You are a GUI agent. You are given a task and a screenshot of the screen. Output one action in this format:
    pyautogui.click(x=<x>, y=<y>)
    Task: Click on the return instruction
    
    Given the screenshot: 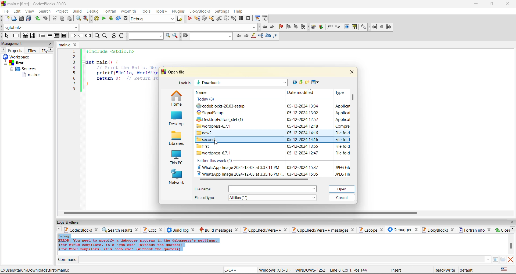 What is the action you would take?
    pyautogui.click(x=88, y=36)
    